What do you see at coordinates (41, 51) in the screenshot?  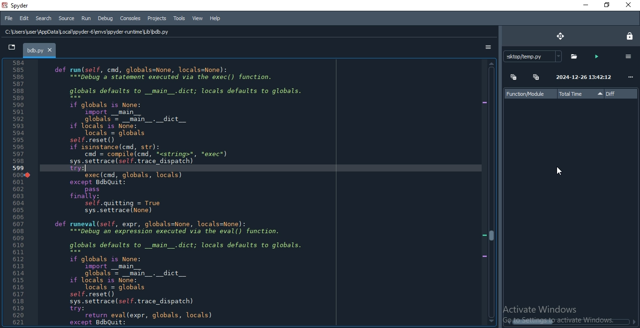 I see `bdb.py` at bounding box center [41, 51].